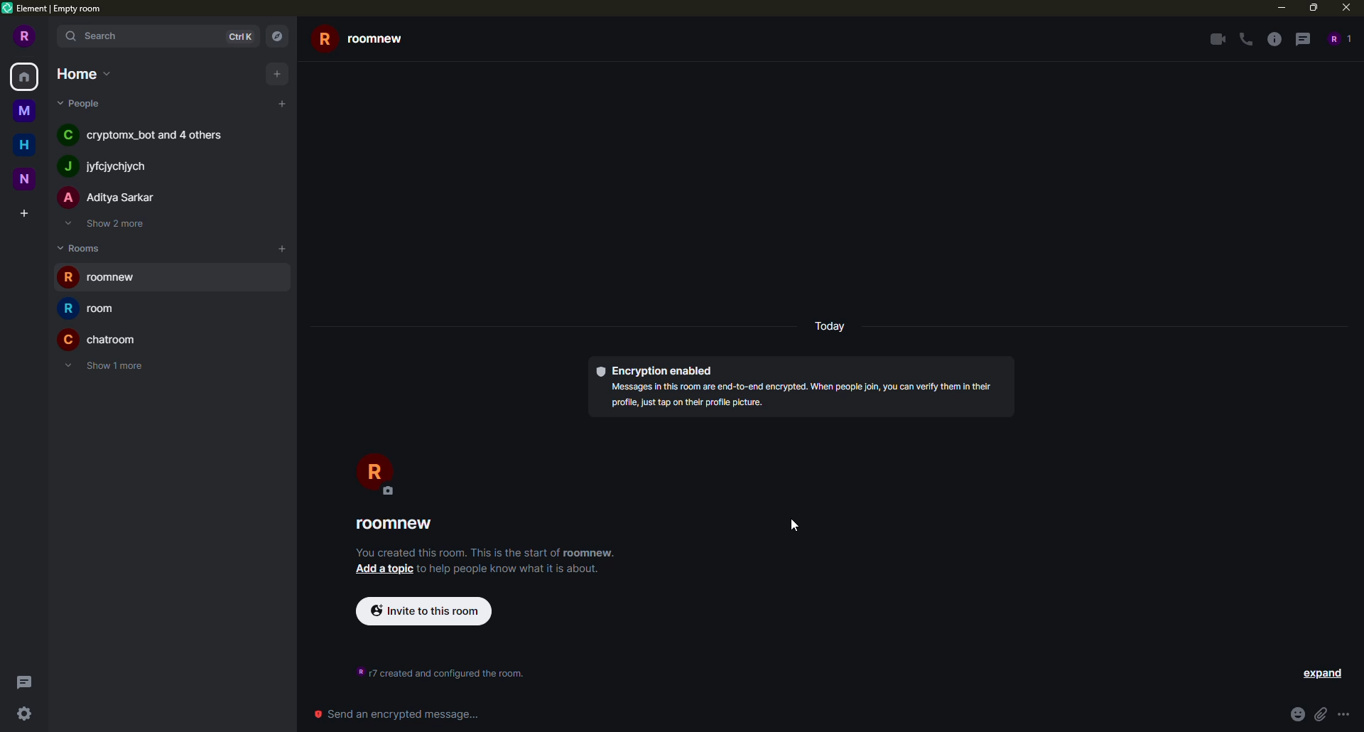 The width and height of the screenshot is (1364, 732). I want to click on add, so click(281, 103).